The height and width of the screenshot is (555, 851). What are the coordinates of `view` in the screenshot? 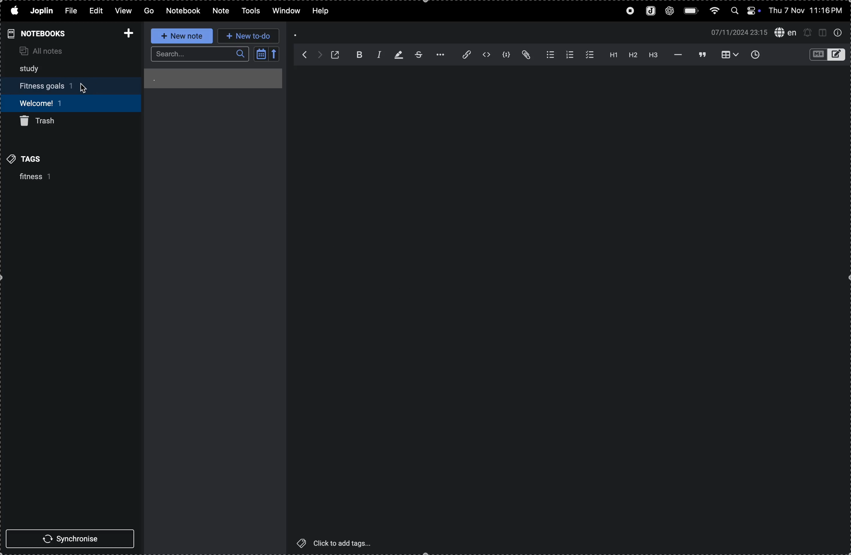 It's located at (124, 11).